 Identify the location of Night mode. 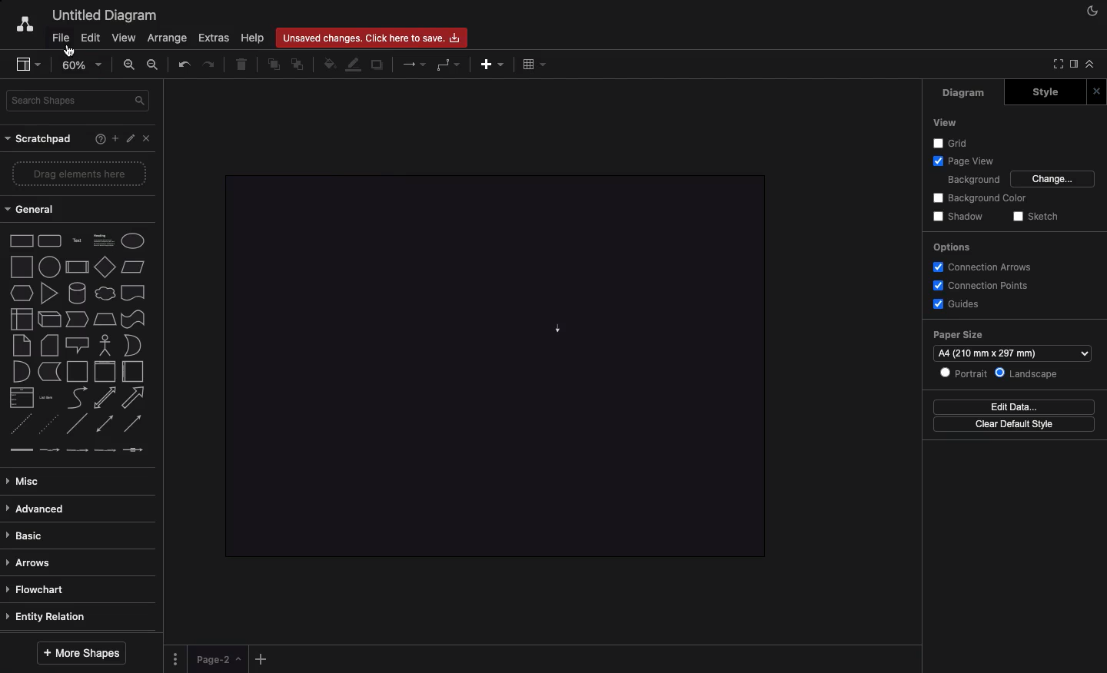
(1092, 12).